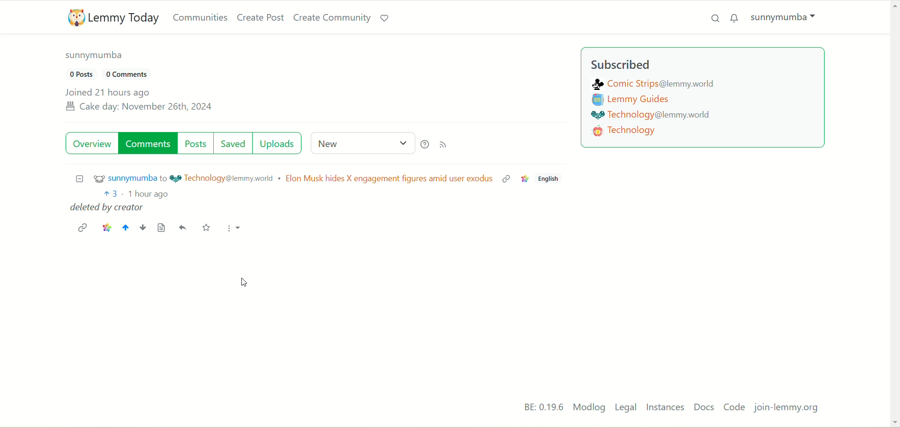 Image resolution: width=900 pixels, height=428 pixels. I want to click on 3 votes up, so click(111, 192).